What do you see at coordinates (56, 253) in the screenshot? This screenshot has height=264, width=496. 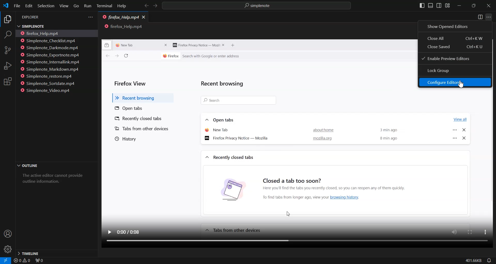 I see `Timeline` at bounding box center [56, 253].